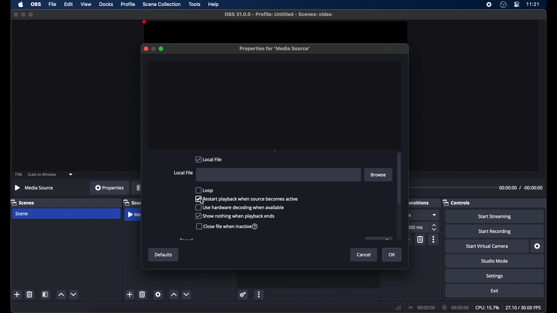 The image size is (557, 313). What do you see at coordinates (489, 4) in the screenshot?
I see `screen recorder icon` at bounding box center [489, 4].